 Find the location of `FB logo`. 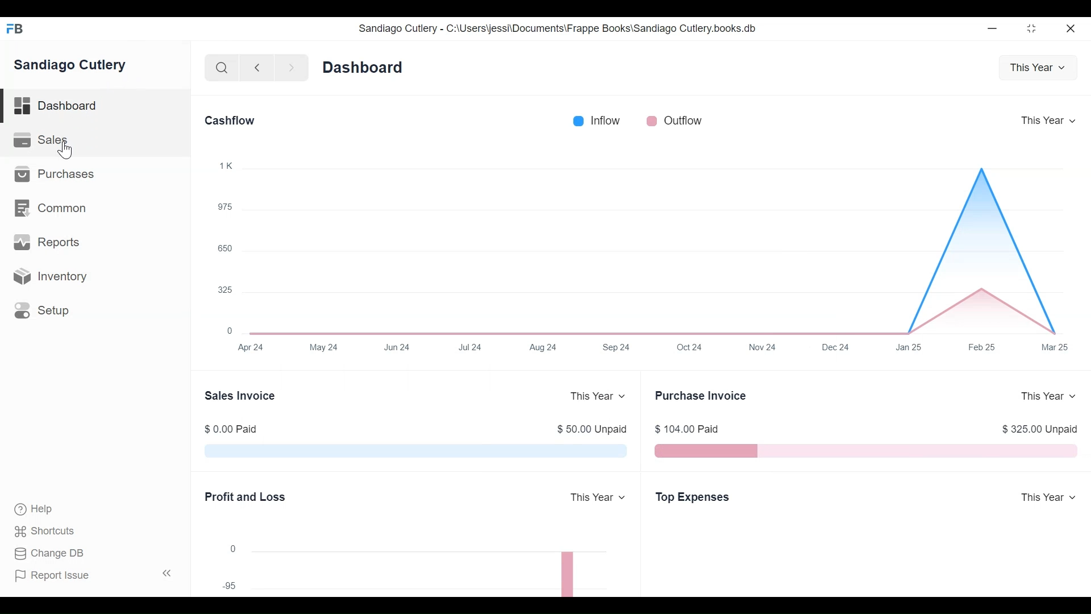

FB logo is located at coordinates (15, 28).